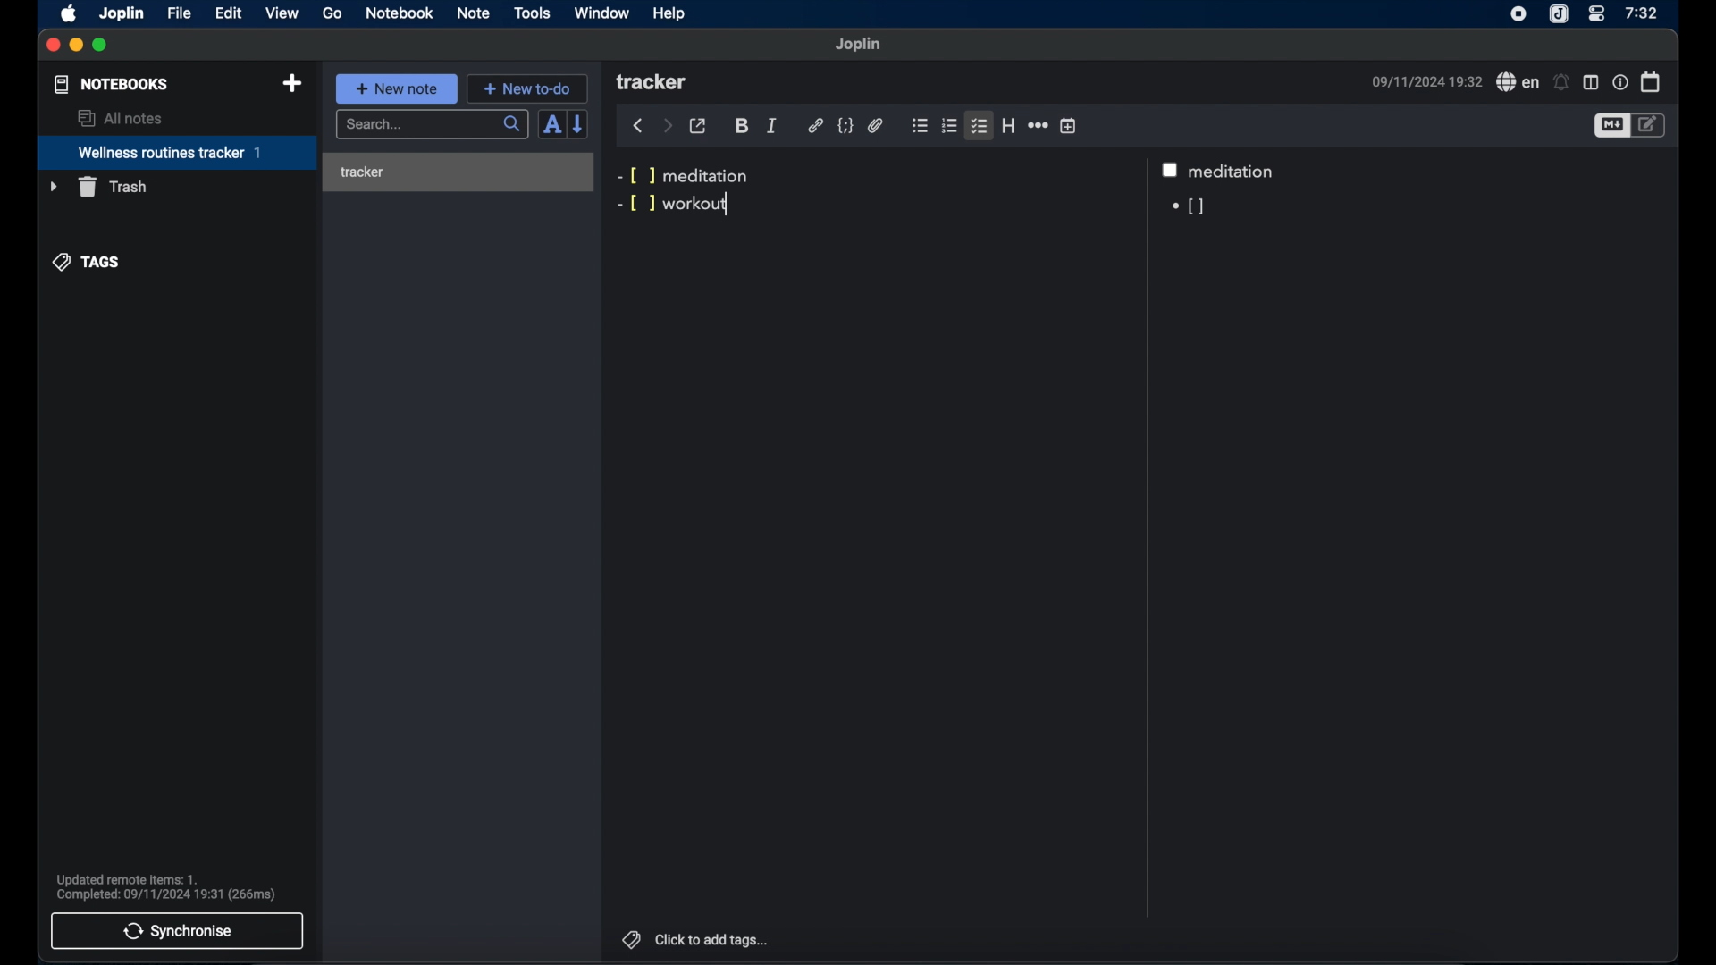 The width and height of the screenshot is (1716, 965). What do you see at coordinates (101, 46) in the screenshot?
I see `maximize` at bounding box center [101, 46].